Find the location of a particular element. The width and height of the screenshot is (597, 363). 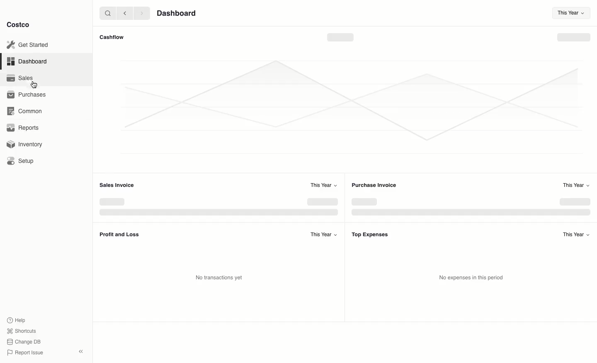

Reports is located at coordinates (20, 127).